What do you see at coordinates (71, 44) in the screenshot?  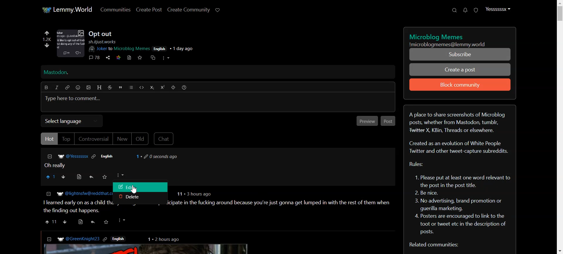 I see `image` at bounding box center [71, 44].